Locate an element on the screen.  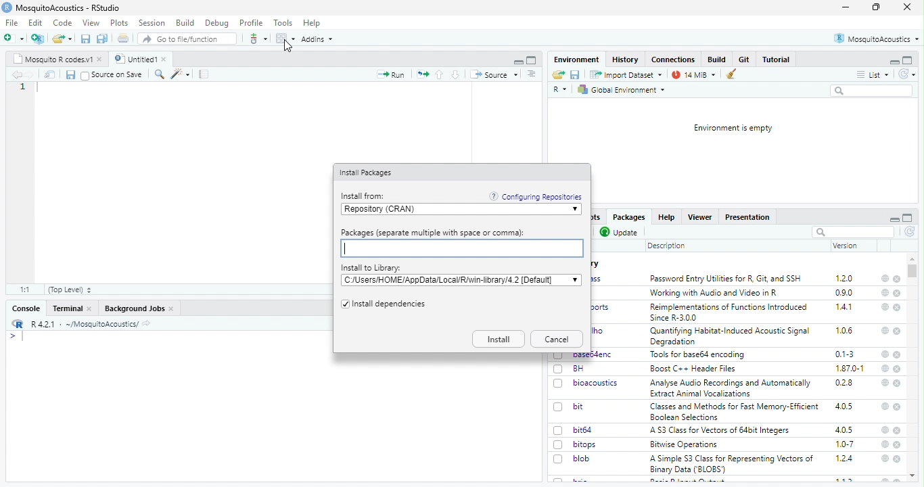
web is located at coordinates (885, 406).